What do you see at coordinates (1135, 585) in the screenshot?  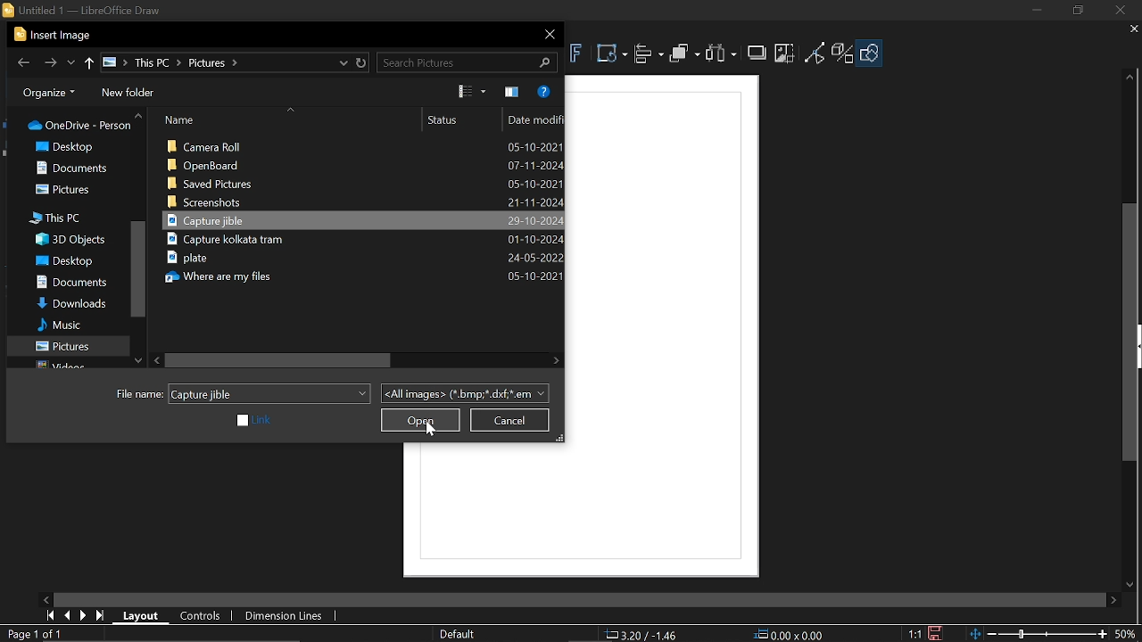 I see `move down` at bounding box center [1135, 585].